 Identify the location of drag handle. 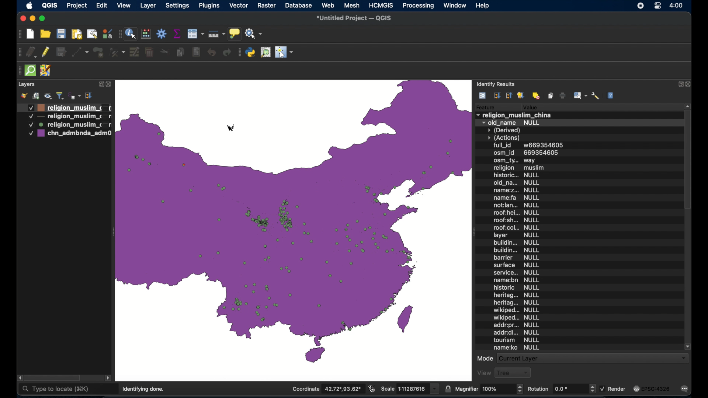
(19, 52).